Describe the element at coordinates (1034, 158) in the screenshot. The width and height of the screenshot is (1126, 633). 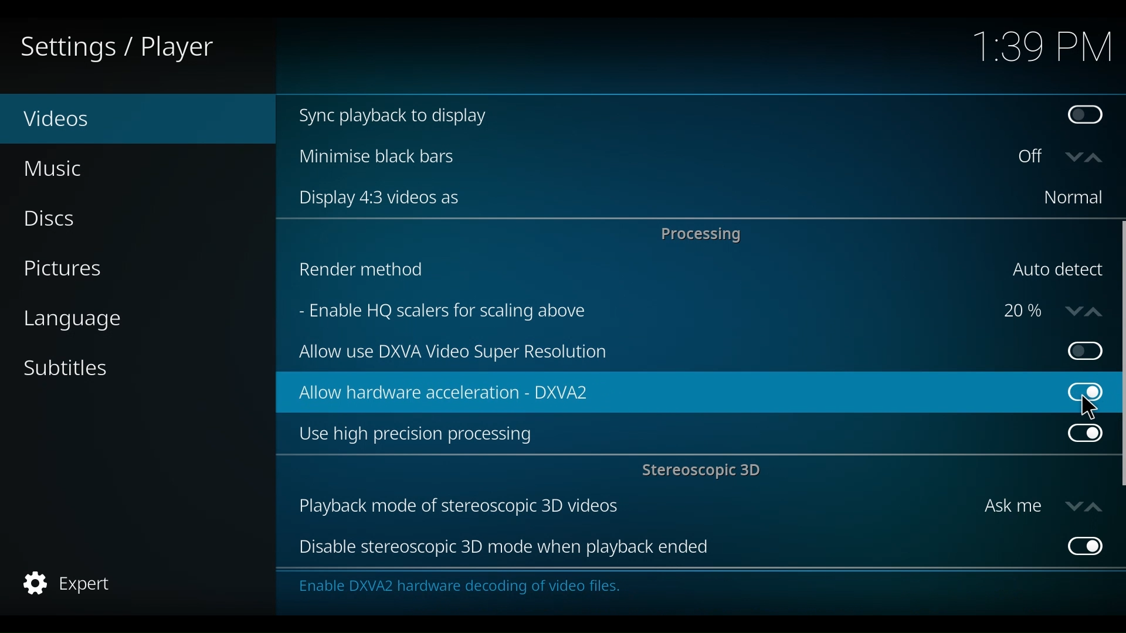
I see `Toggle on or off` at that location.